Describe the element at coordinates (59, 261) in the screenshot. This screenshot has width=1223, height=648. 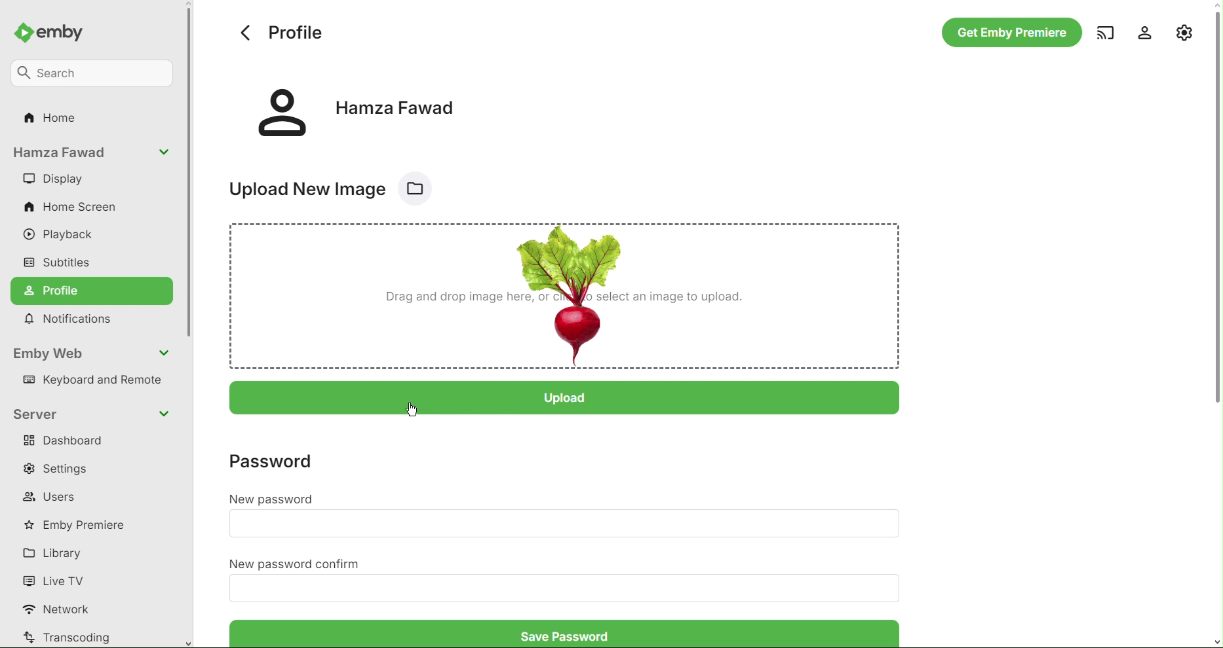
I see `Subtitles` at that location.